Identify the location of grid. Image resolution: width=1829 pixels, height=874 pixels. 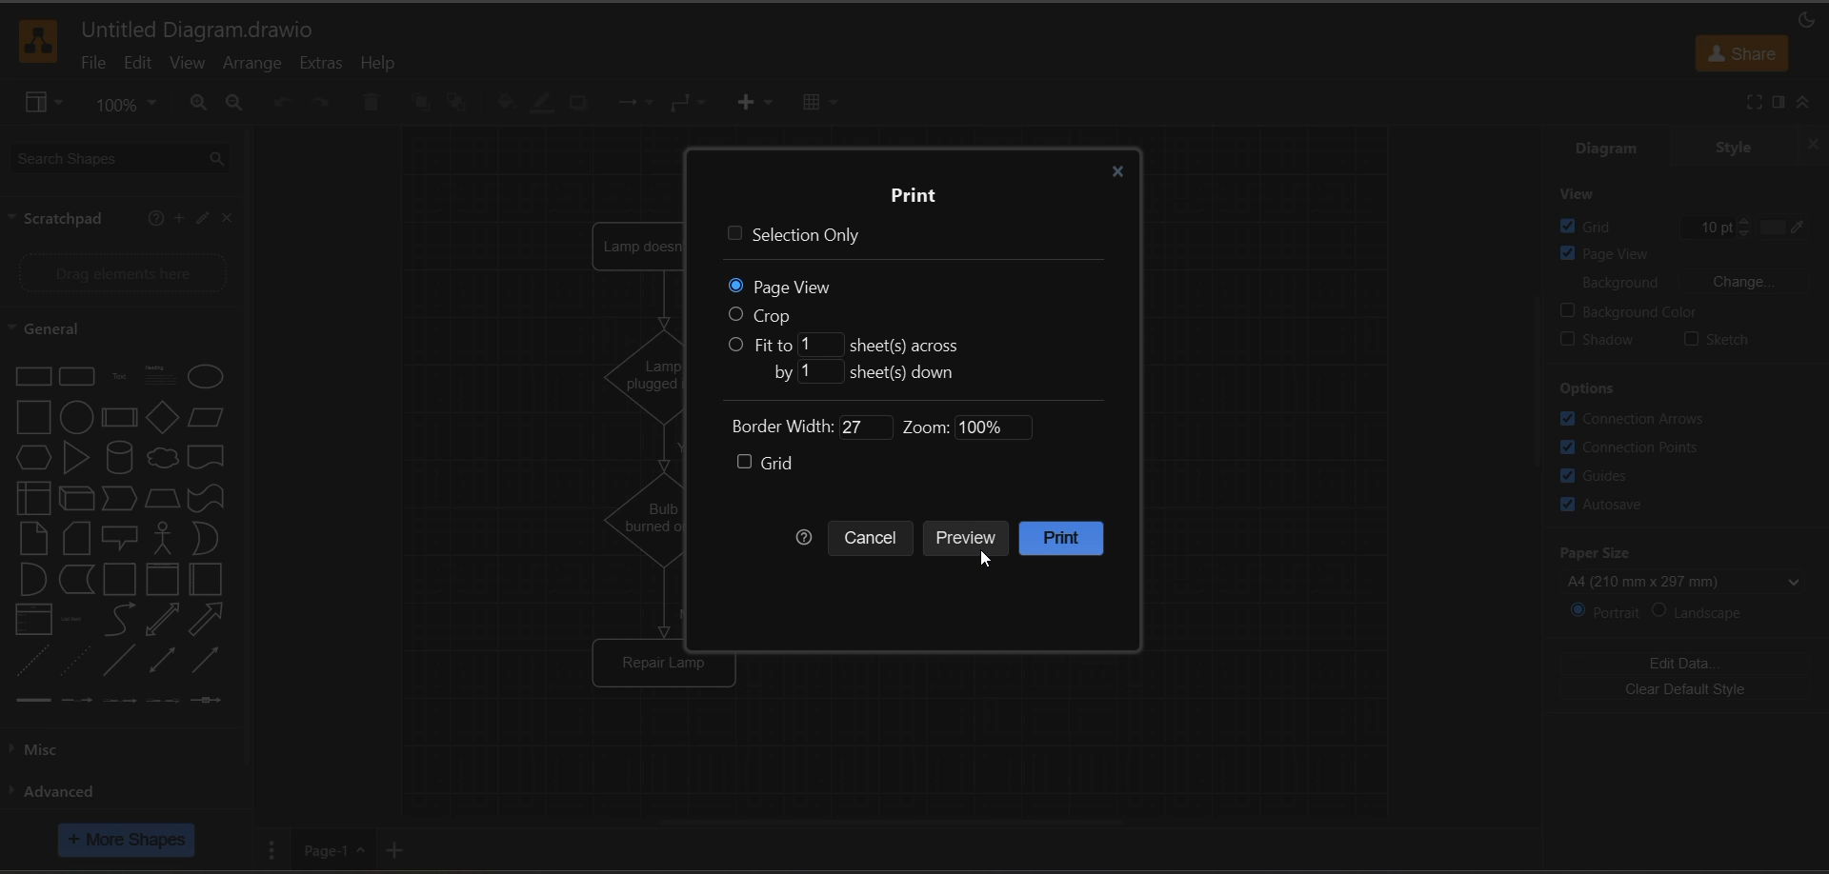
(1683, 224).